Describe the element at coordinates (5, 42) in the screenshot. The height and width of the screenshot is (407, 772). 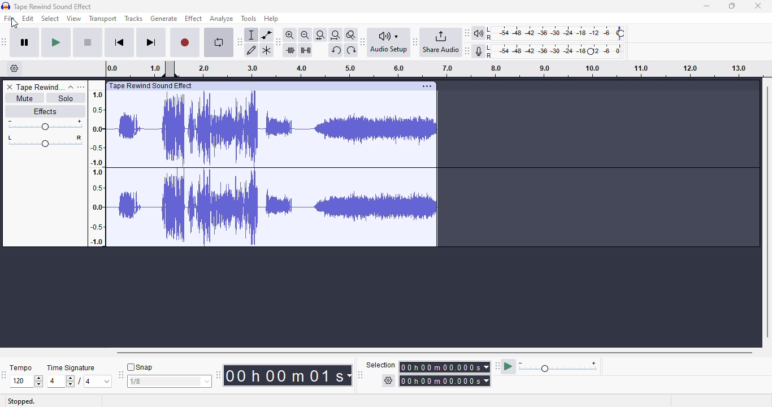
I see `audacity transport toolbar` at that location.